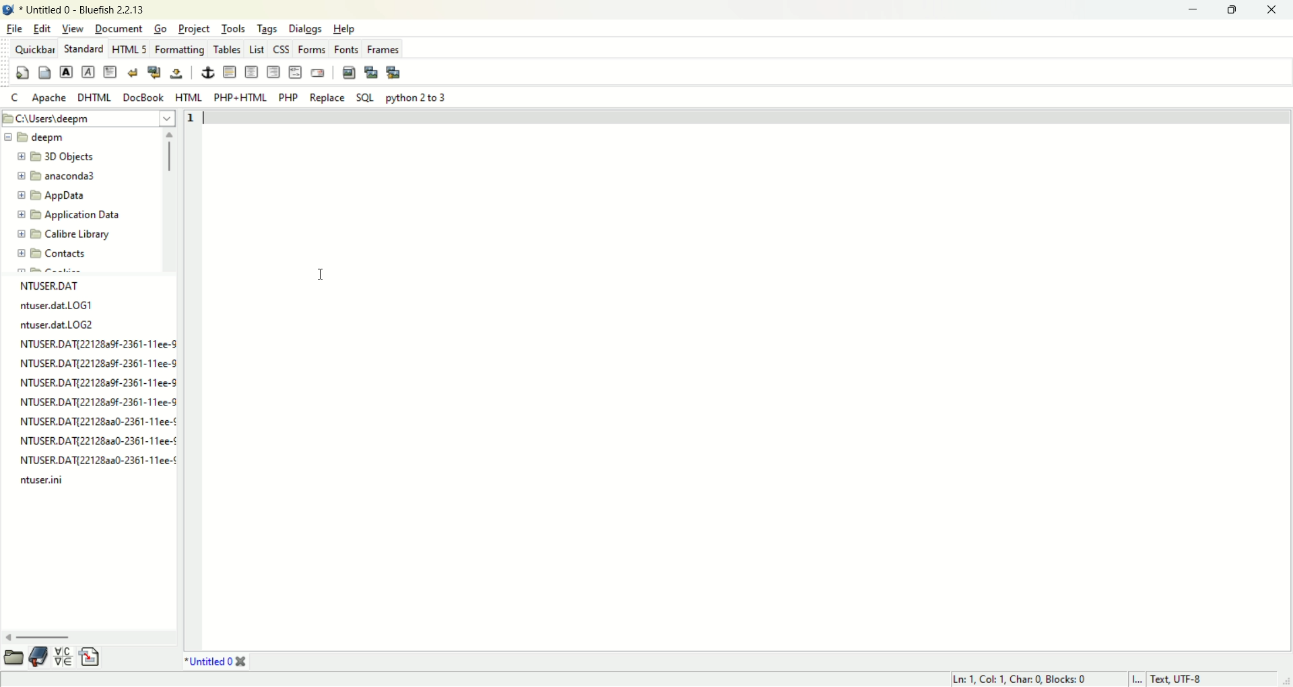  I want to click on bookmark, so click(42, 657).